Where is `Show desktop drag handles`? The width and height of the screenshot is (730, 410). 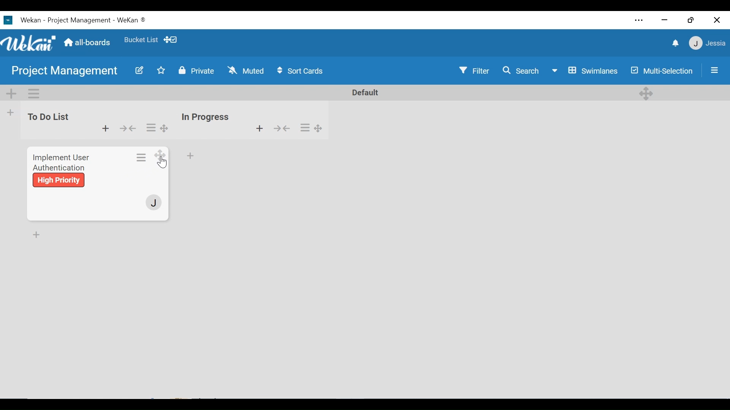
Show desktop drag handles is located at coordinates (172, 40).